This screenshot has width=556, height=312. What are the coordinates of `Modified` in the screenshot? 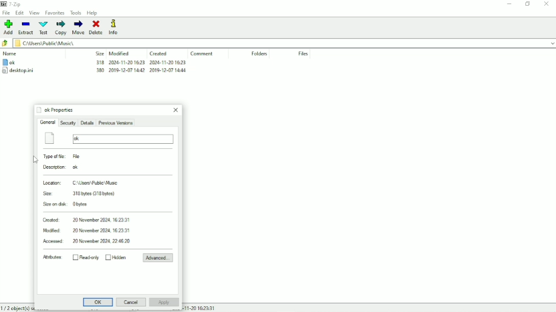 It's located at (120, 54).